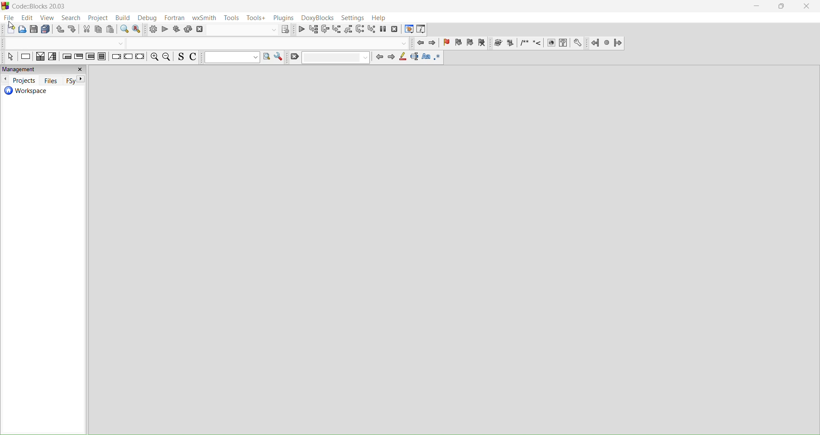  I want to click on replace, so click(138, 30).